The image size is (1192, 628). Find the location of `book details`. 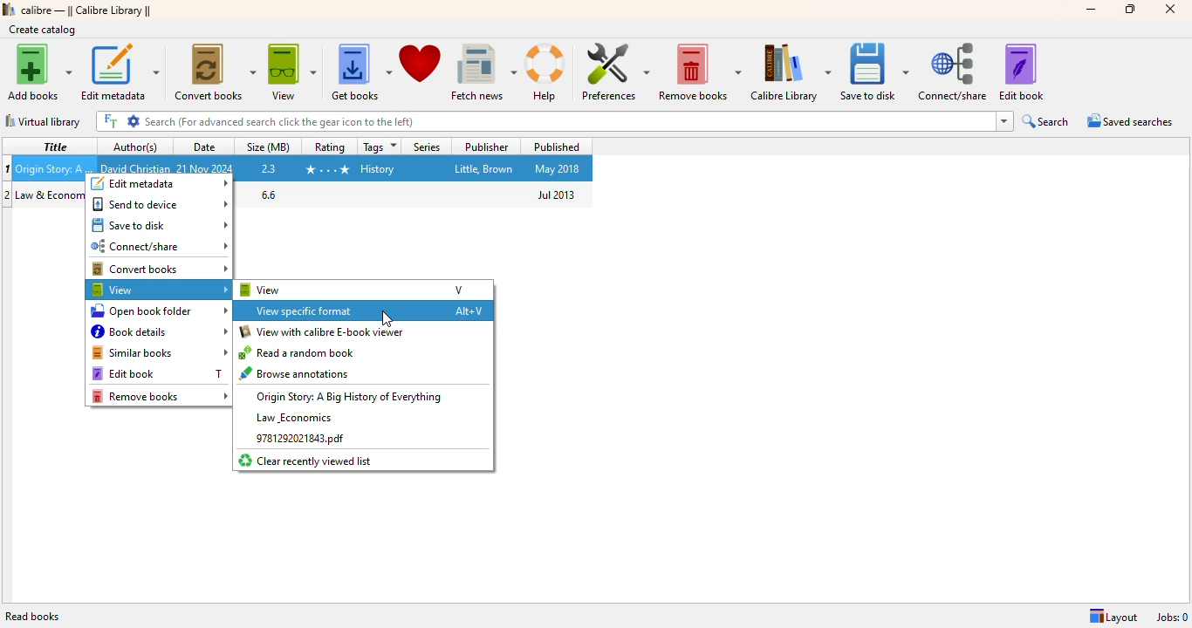

book details is located at coordinates (159, 331).